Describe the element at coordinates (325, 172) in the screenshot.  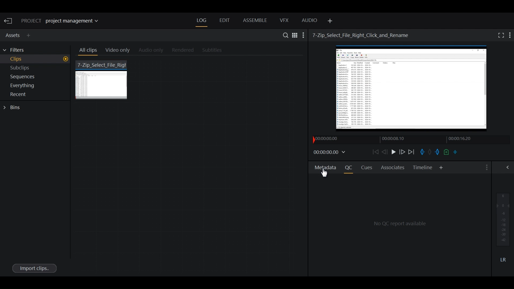
I see `Cursor` at that location.